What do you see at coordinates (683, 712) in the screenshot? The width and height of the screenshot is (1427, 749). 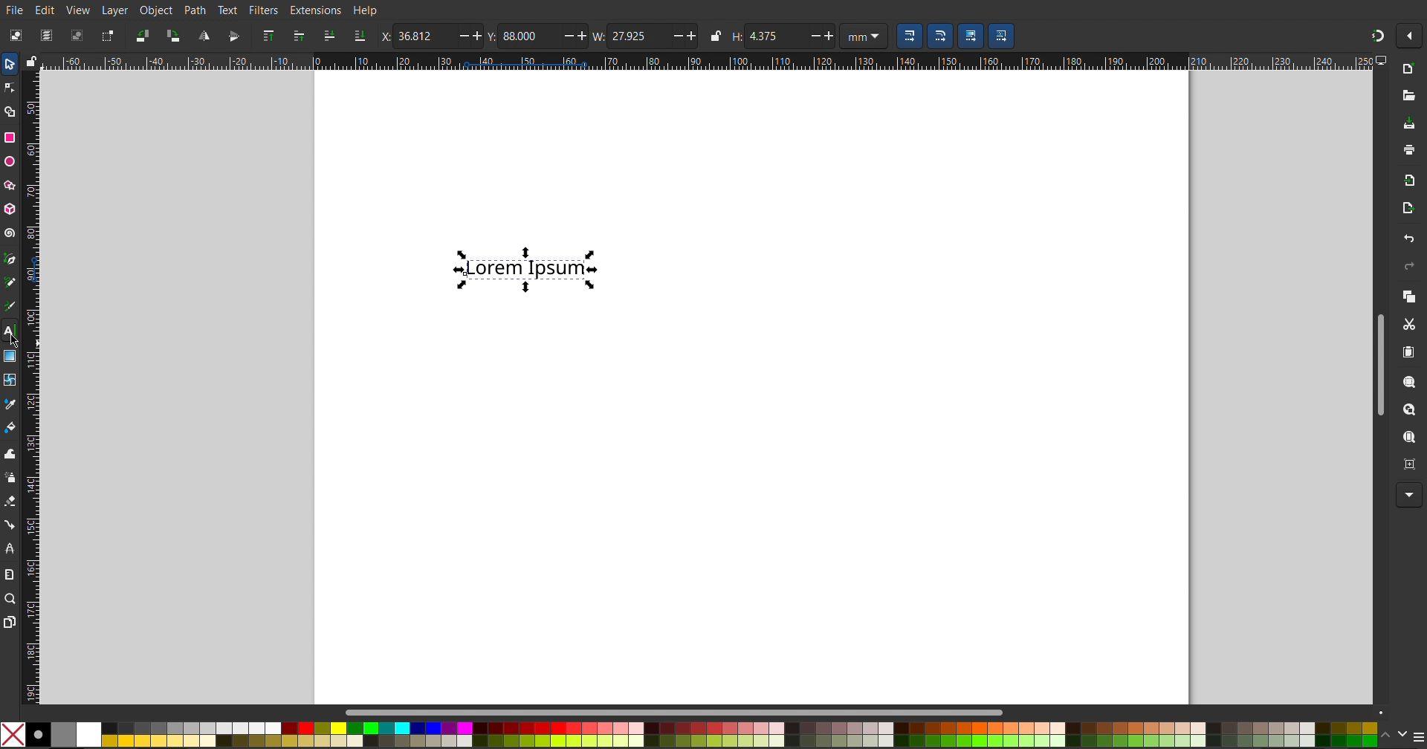 I see `Scrollbar` at bounding box center [683, 712].